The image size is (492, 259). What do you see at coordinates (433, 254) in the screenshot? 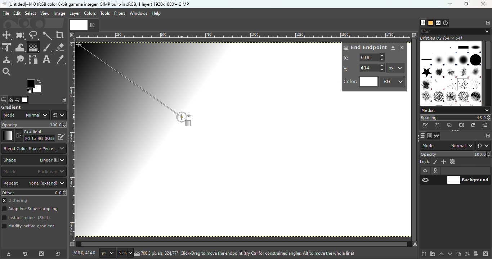
I see `Create a new layer group and add it to the image` at bounding box center [433, 254].